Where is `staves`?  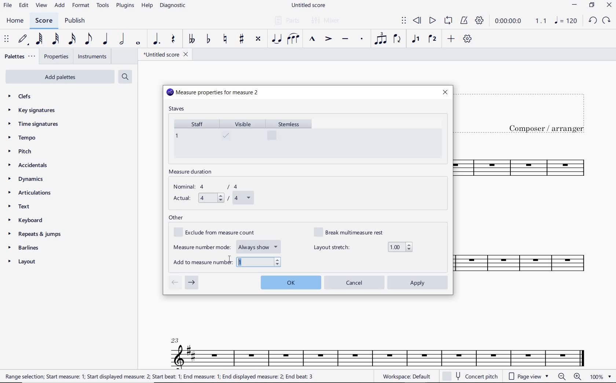
staves is located at coordinates (177, 109).